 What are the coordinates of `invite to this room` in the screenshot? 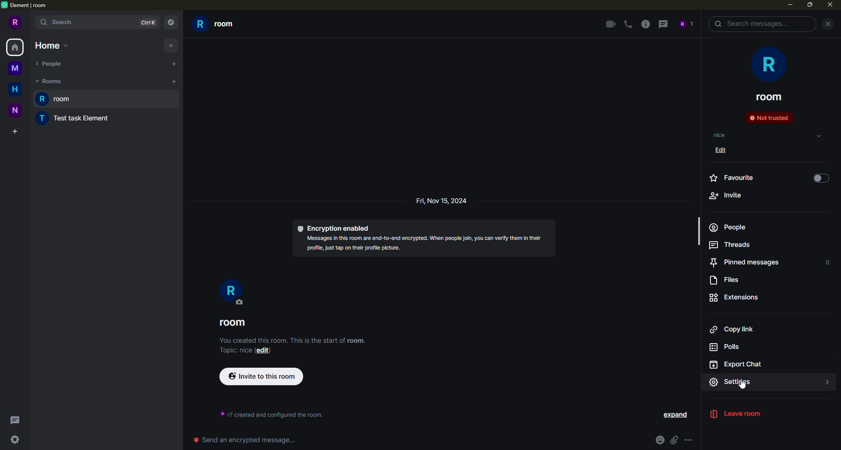 It's located at (260, 377).